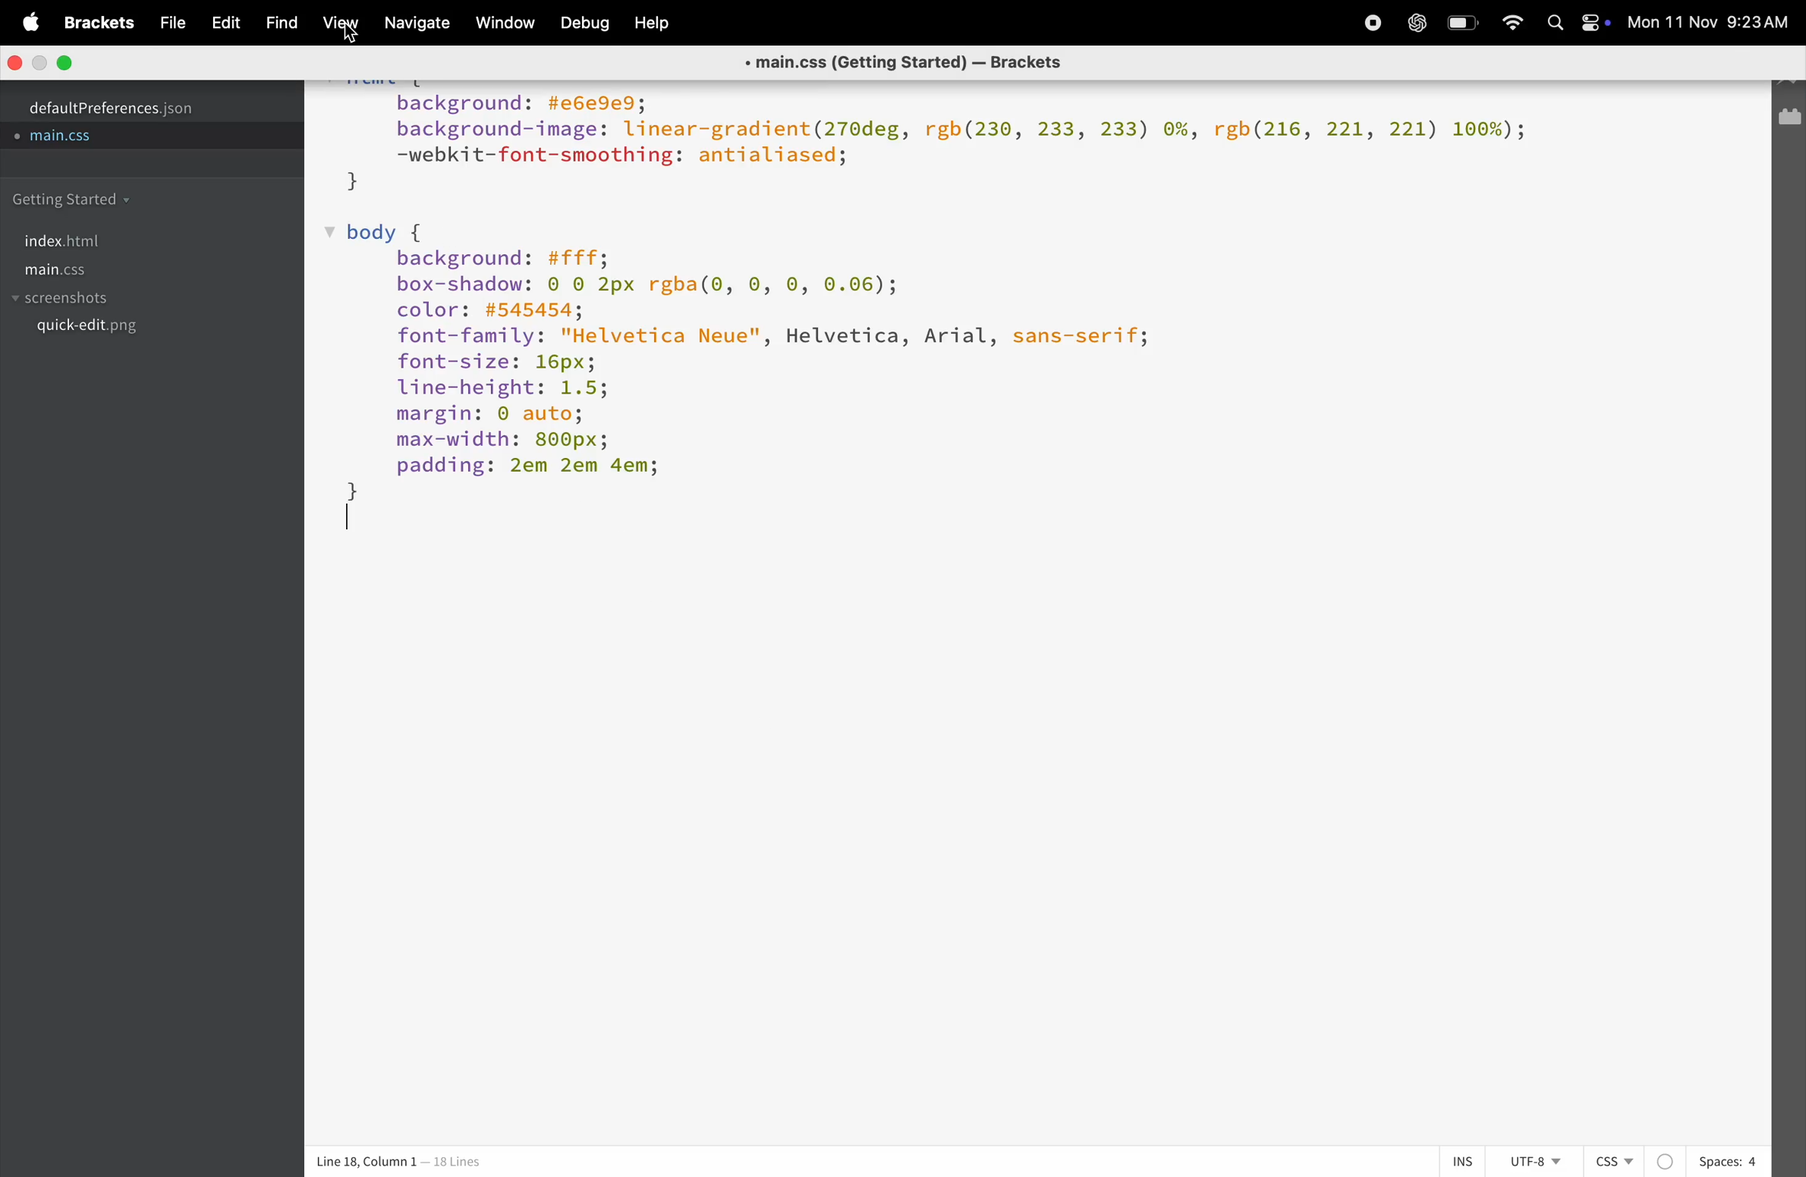 The height and width of the screenshot is (1177, 1806). Describe the element at coordinates (1634, 1162) in the screenshot. I see `css` at that location.